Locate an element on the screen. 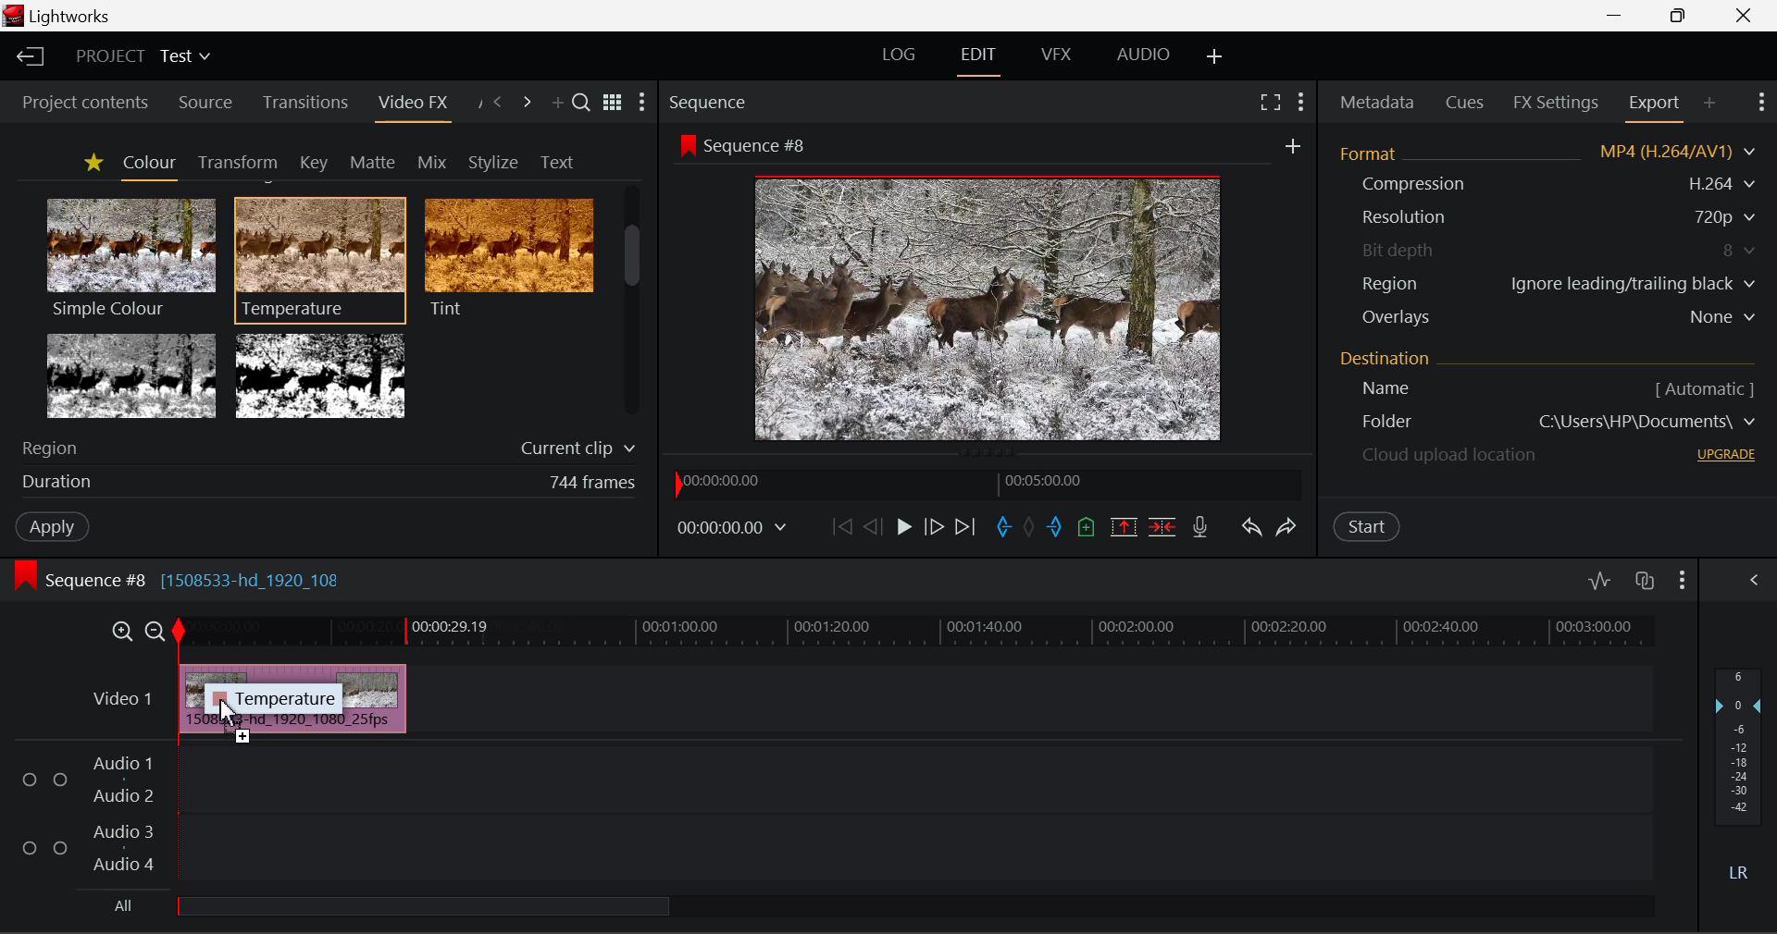  Transitions is located at coordinates (304, 103).